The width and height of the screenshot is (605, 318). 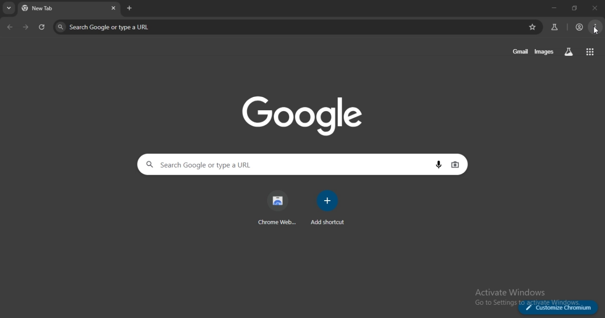 What do you see at coordinates (596, 31) in the screenshot?
I see `cursor` at bounding box center [596, 31].